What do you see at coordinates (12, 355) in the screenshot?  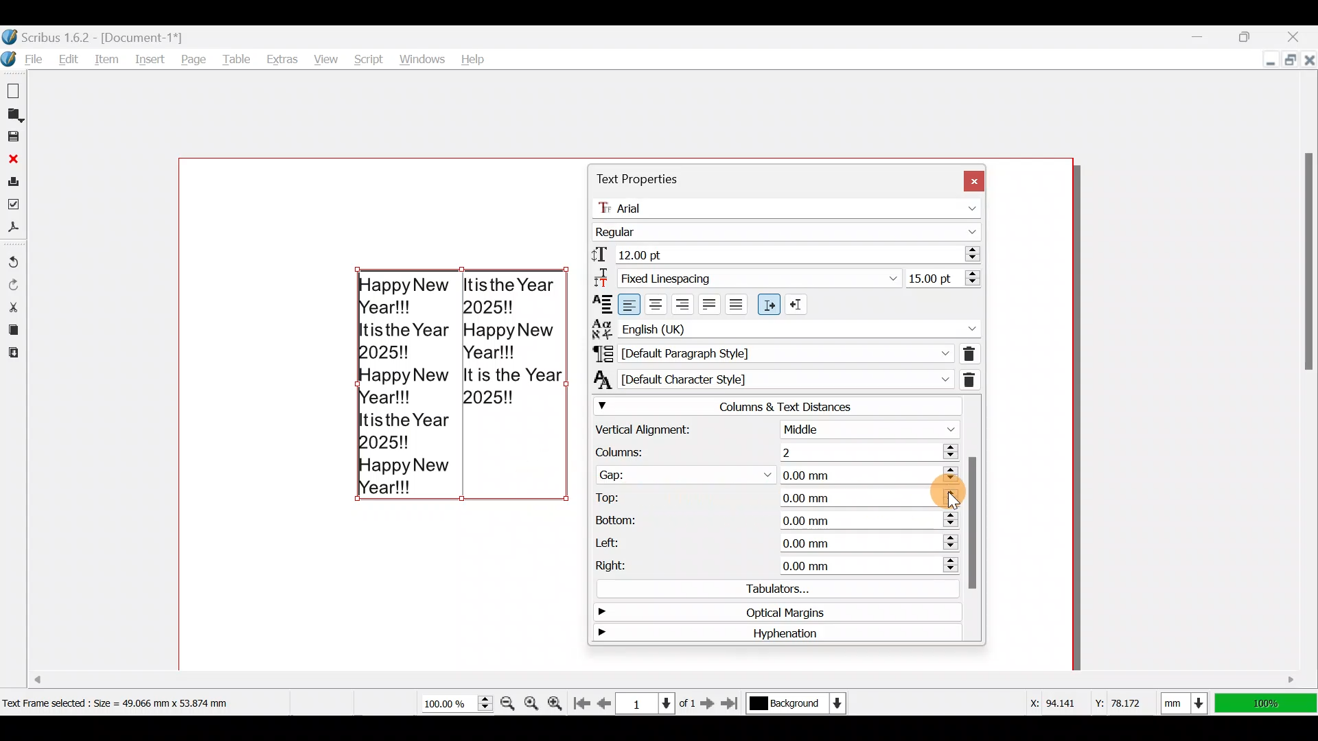 I see `Paste` at bounding box center [12, 355].